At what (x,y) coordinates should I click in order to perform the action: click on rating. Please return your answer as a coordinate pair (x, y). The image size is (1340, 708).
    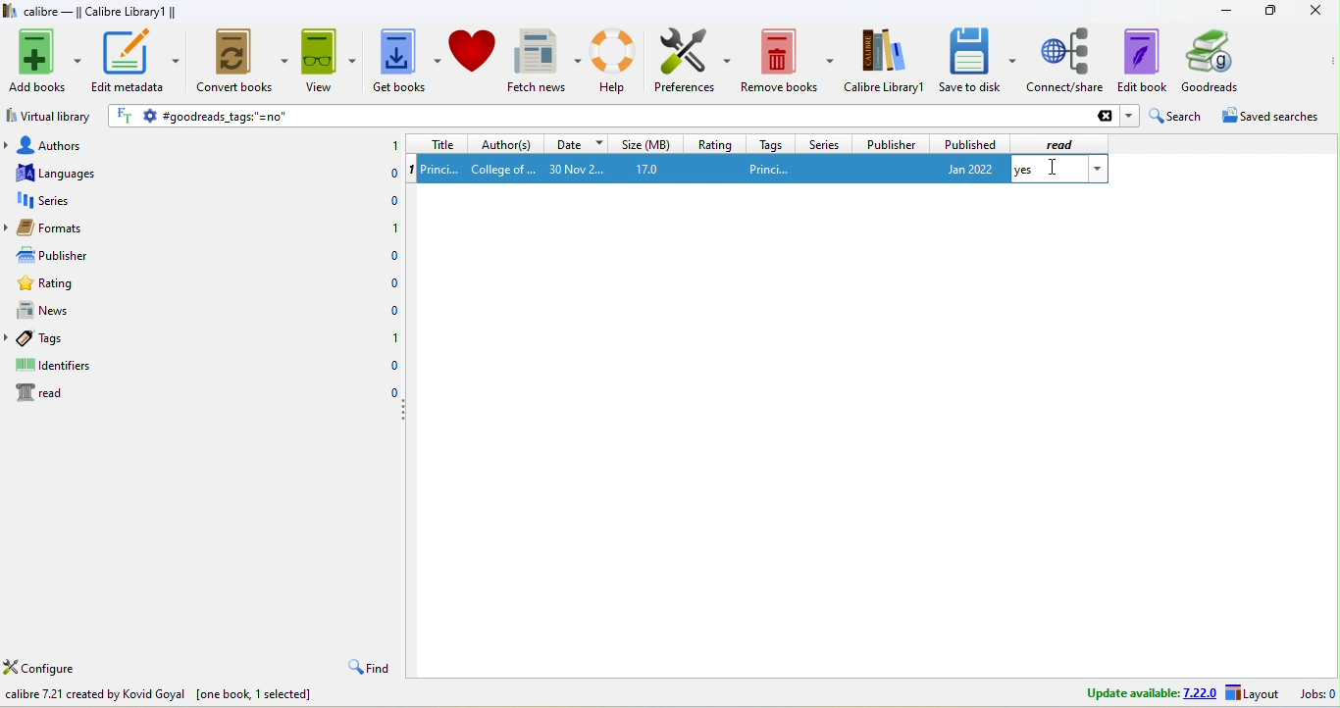
    Looking at the image, I should click on (714, 143).